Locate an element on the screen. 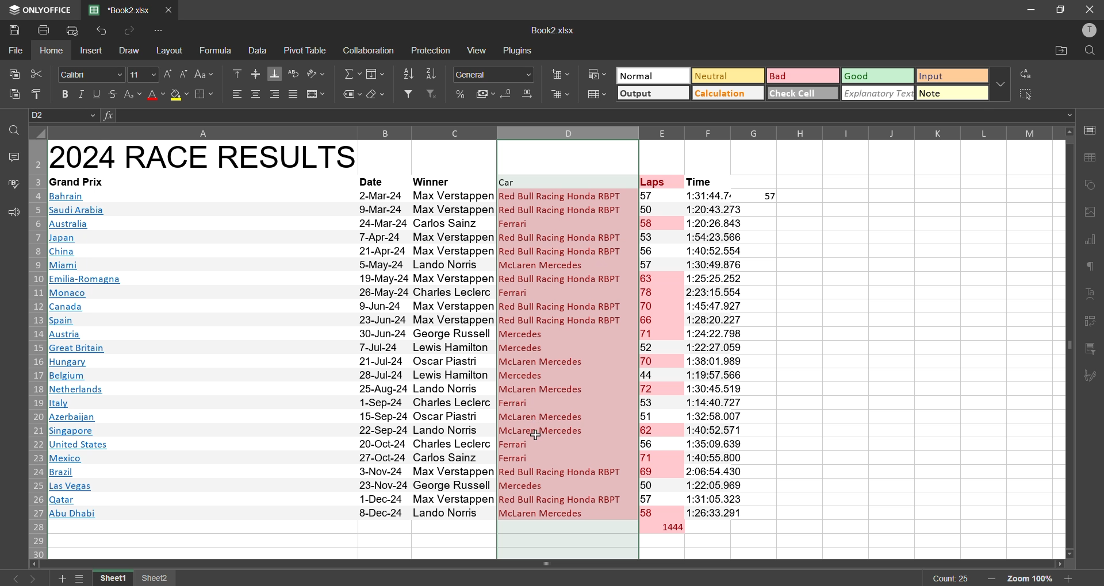  cursor is located at coordinates (536, 434).